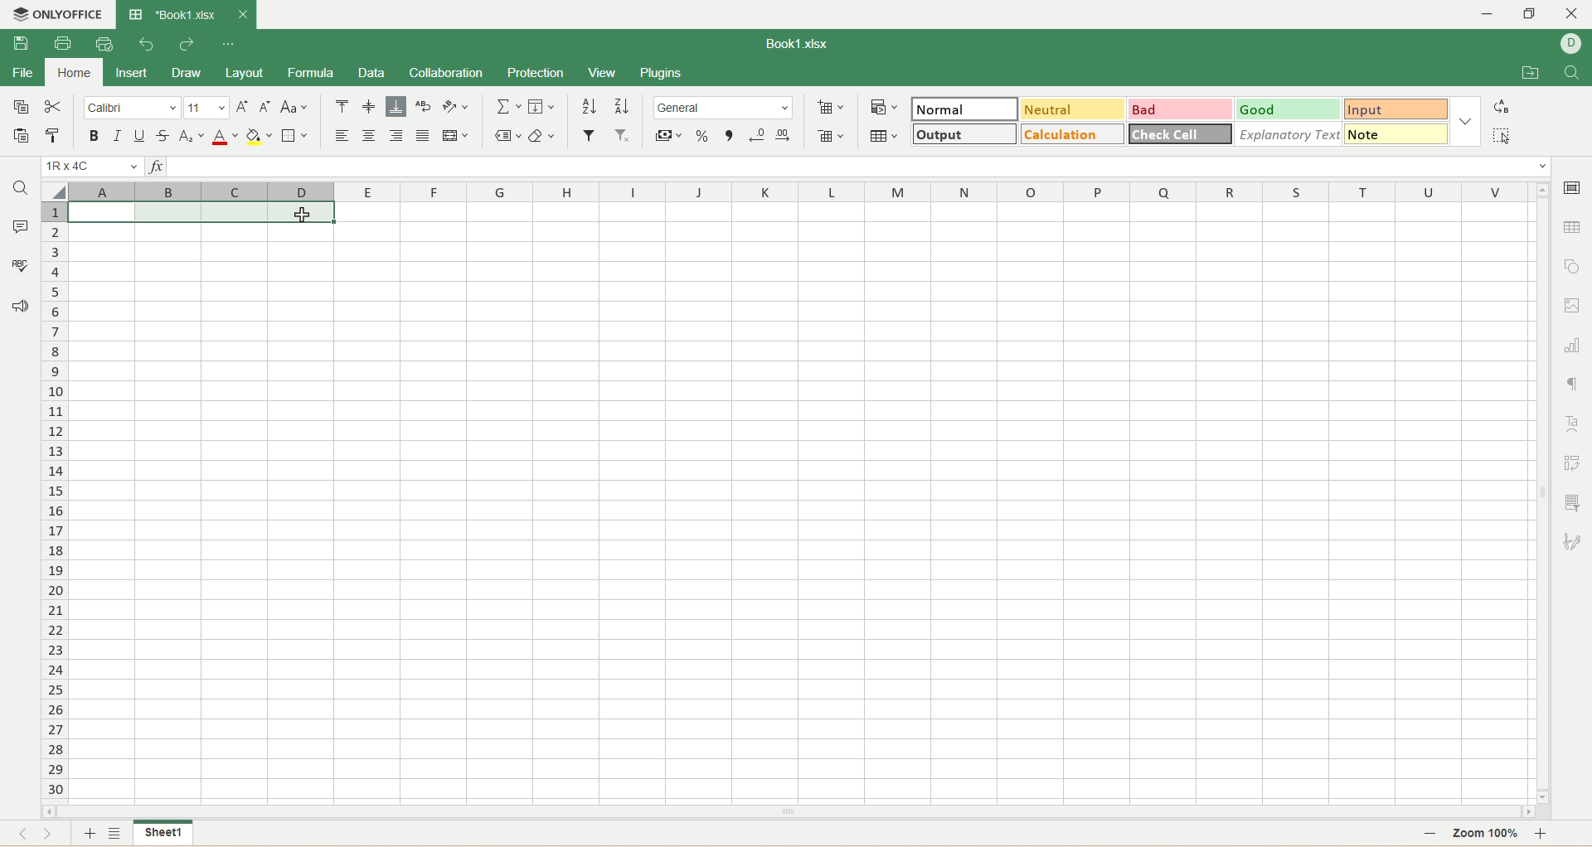  Describe the element at coordinates (396, 136) in the screenshot. I see `align right` at that location.